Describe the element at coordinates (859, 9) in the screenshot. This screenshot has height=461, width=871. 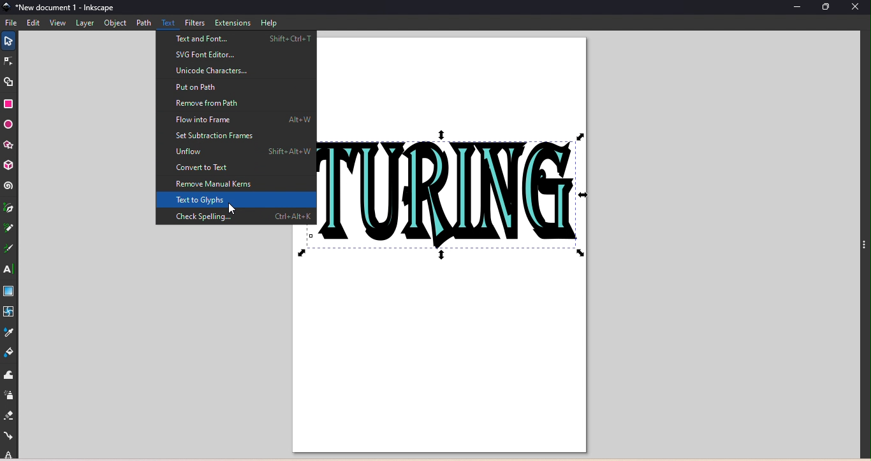
I see `Close` at that location.